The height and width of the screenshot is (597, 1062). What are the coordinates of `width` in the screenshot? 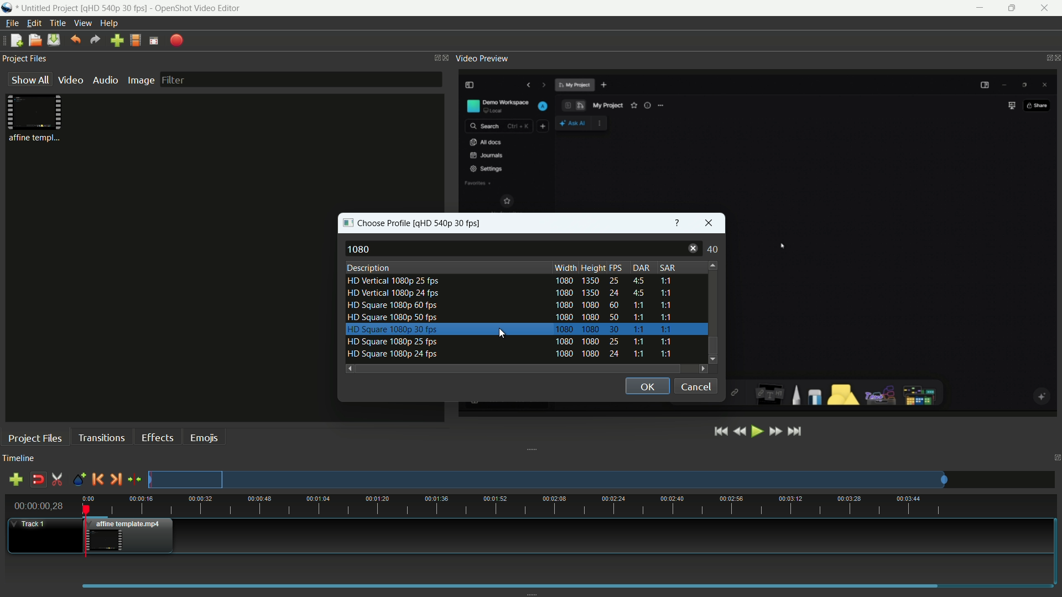 It's located at (565, 268).